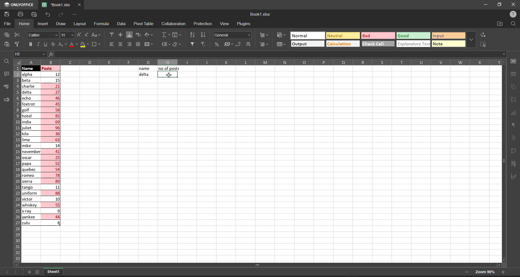 The width and height of the screenshot is (520, 277). I want to click on paragraph settings, so click(515, 126).